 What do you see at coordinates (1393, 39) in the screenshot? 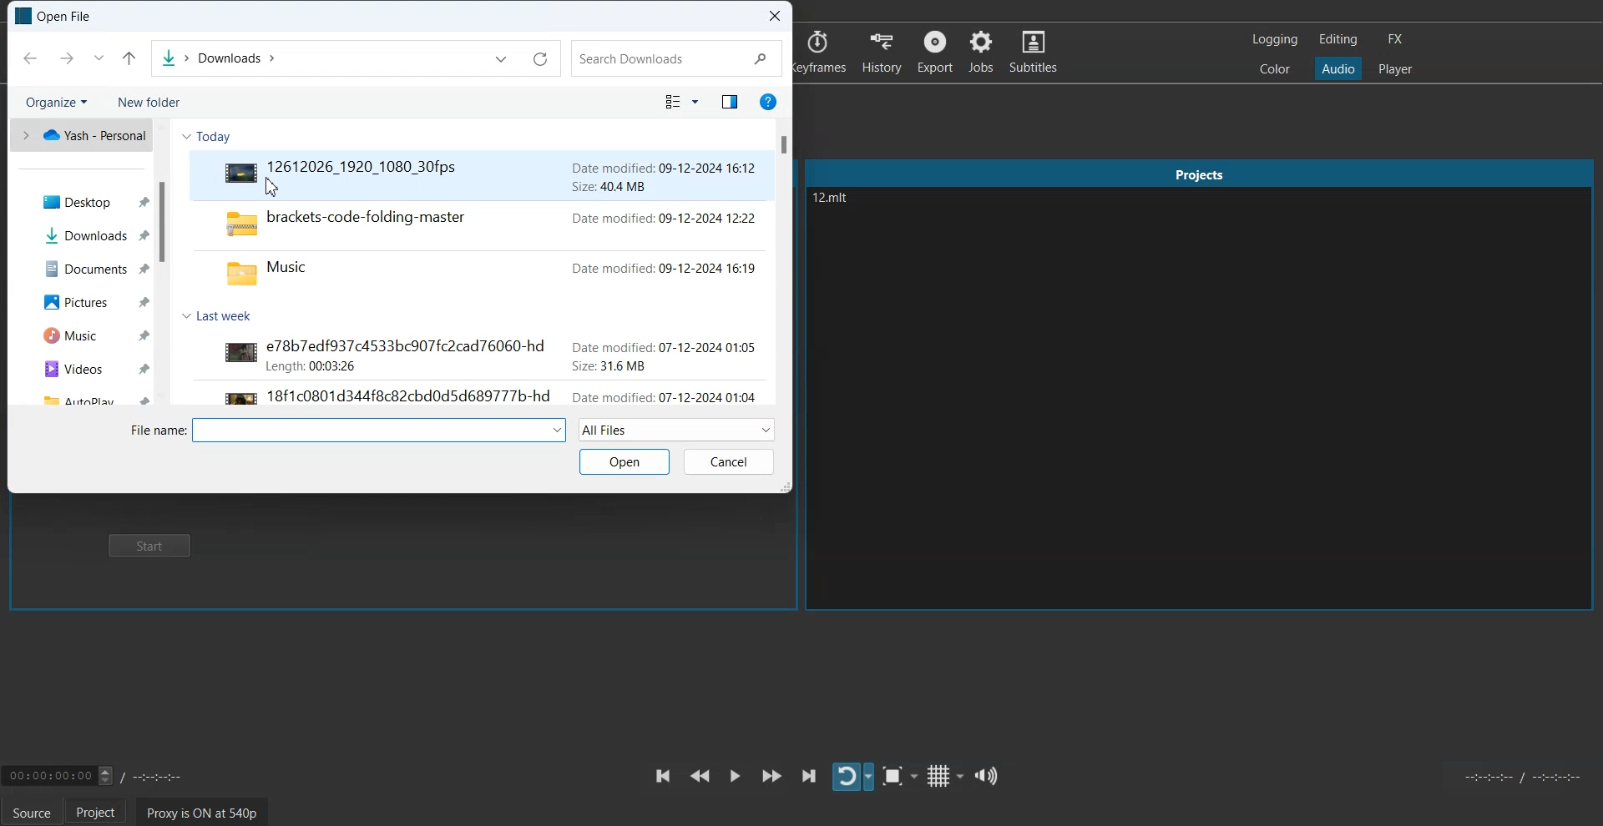
I see `FX` at bounding box center [1393, 39].